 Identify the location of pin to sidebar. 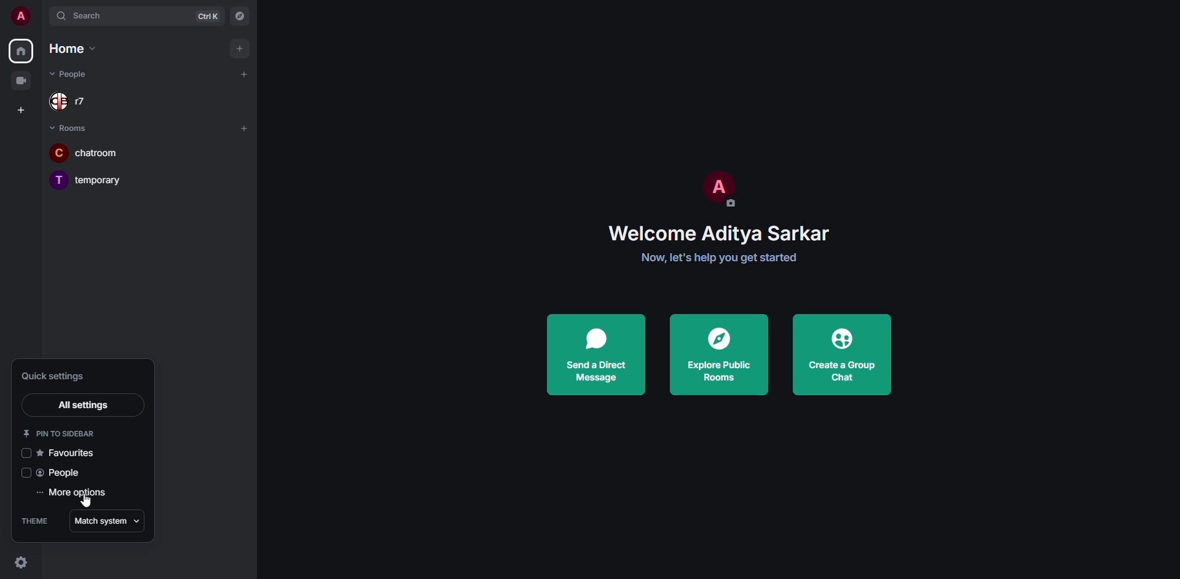
(59, 433).